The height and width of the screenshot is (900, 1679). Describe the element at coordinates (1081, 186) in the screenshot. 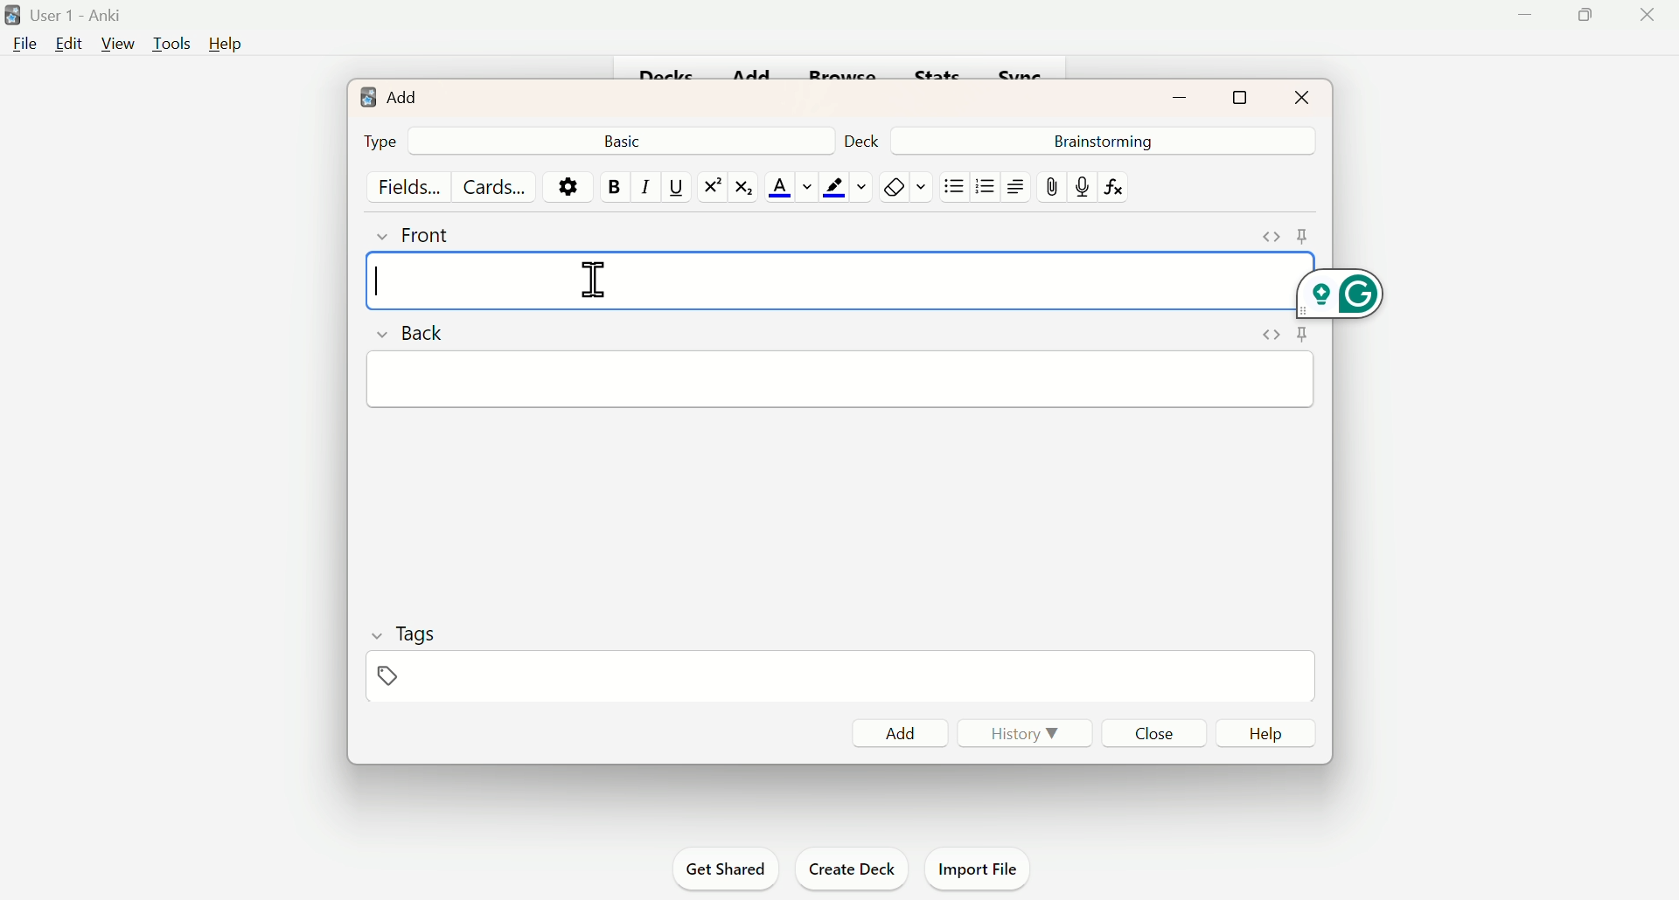

I see `mic` at that location.